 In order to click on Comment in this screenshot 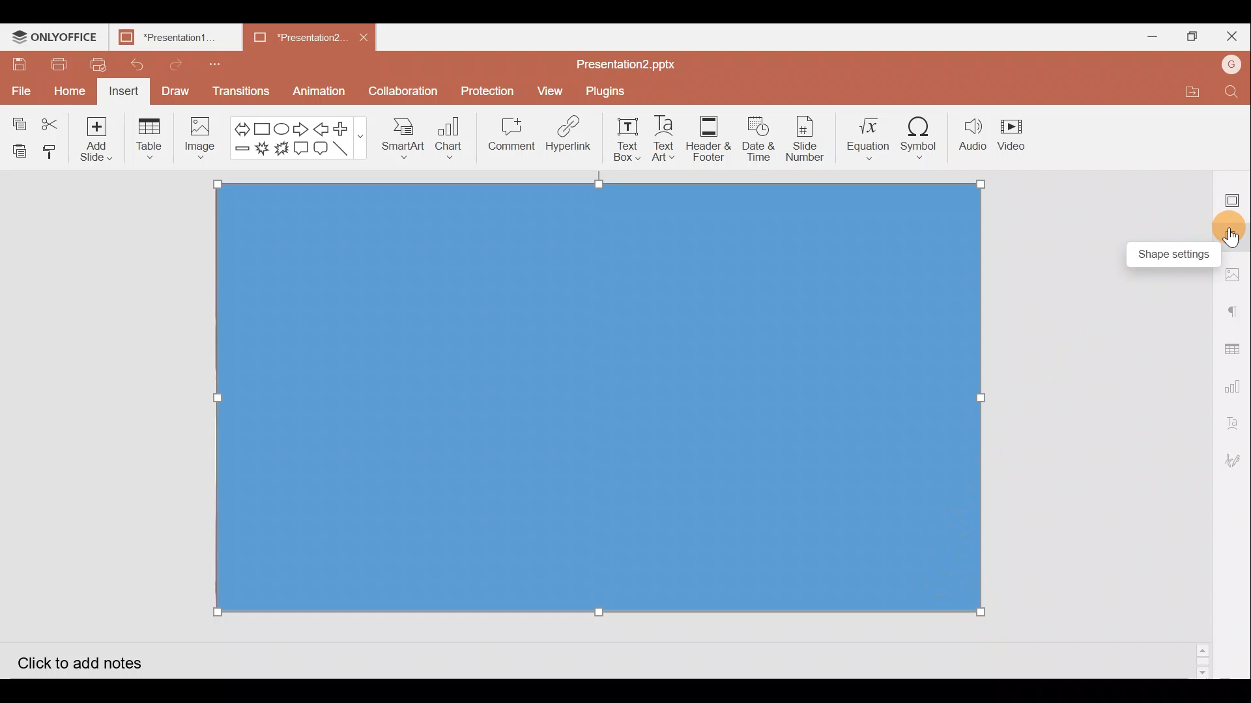, I will do `click(509, 135)`.